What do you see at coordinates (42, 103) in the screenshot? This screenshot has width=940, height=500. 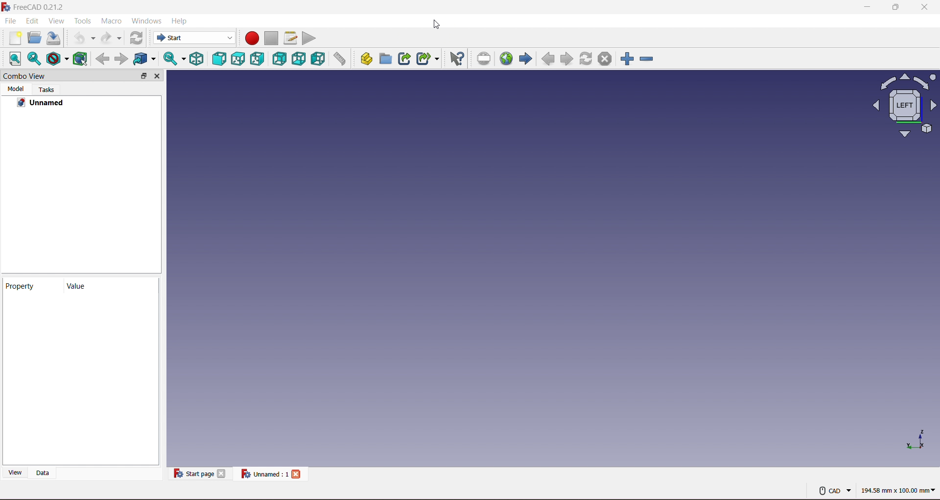 I see `Unnamed` at bounding box center [42, 103].